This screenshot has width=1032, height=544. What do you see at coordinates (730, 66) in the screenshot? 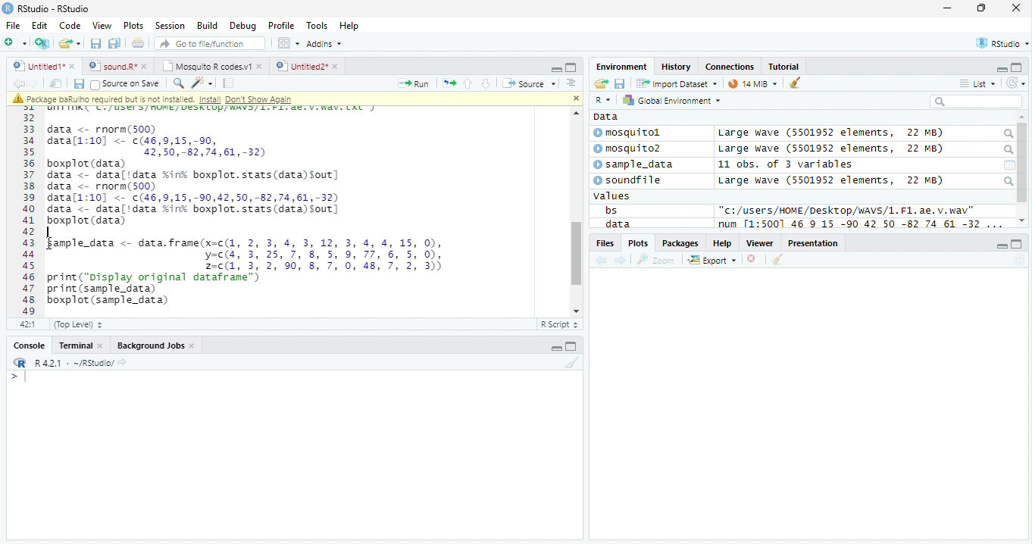
I see `Connections` at bounding box center [730, 66].